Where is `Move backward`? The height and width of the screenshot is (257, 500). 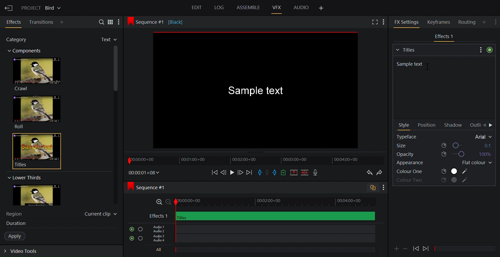
Move backward is located at coordinates (213, 172).